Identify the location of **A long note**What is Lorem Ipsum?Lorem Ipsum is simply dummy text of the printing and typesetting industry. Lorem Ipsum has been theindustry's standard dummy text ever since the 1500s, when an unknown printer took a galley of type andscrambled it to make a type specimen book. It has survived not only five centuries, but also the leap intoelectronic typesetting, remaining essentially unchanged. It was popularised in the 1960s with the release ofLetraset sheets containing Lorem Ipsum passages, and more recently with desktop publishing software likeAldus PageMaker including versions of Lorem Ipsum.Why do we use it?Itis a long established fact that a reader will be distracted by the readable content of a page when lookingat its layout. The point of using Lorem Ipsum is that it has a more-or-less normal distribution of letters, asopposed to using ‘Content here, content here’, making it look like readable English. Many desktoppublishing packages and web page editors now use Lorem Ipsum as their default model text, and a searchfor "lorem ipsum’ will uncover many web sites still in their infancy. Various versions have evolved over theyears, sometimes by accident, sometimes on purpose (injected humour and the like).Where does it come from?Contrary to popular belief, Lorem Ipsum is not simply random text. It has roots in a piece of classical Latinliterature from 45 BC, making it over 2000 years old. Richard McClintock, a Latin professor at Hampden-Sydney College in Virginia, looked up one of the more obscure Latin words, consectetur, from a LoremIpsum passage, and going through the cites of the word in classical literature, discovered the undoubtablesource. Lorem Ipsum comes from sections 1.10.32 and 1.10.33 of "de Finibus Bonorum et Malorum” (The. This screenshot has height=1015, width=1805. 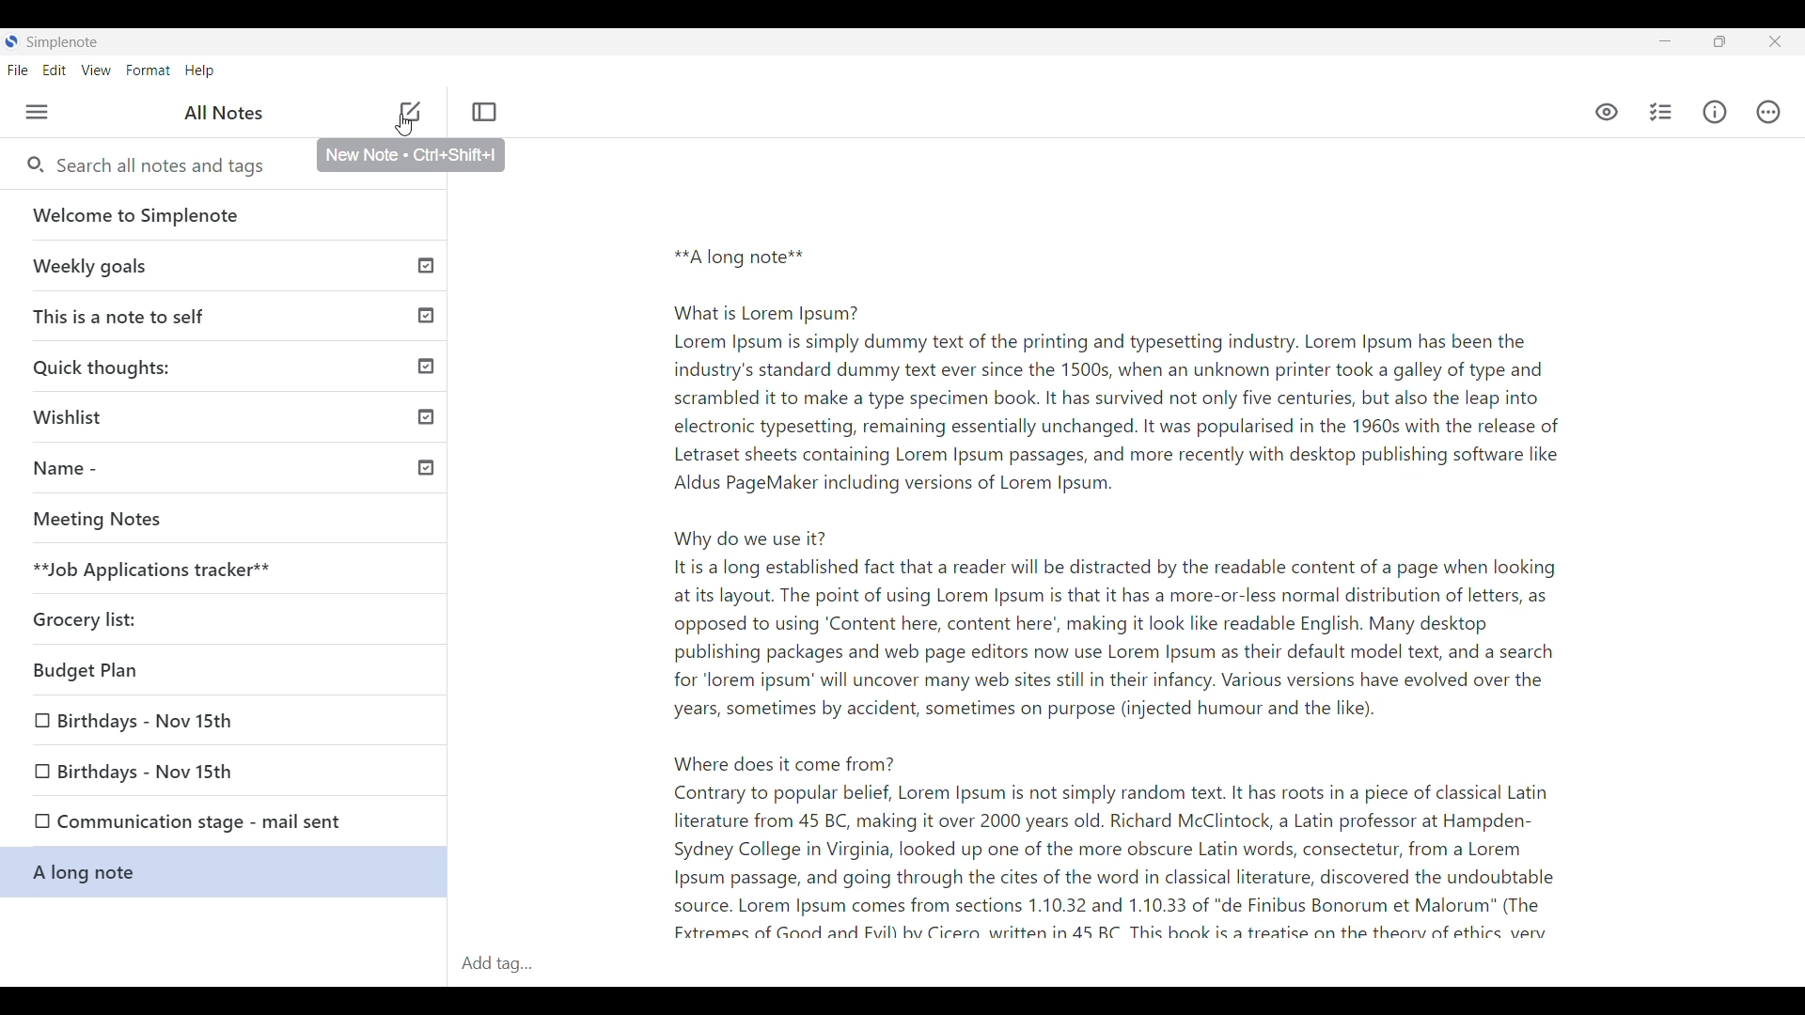
(1130, 599).